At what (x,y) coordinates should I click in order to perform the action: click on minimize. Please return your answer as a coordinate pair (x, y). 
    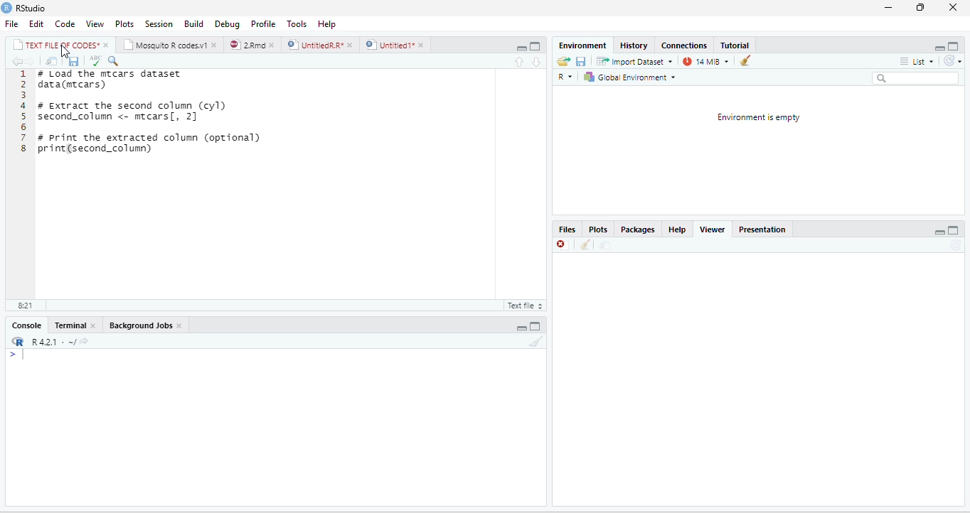
    Looking at the image, I should click on (523, 325).